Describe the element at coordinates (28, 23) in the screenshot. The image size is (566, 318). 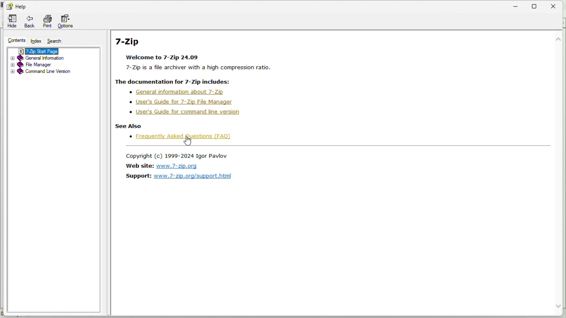
I see `back` at that location.